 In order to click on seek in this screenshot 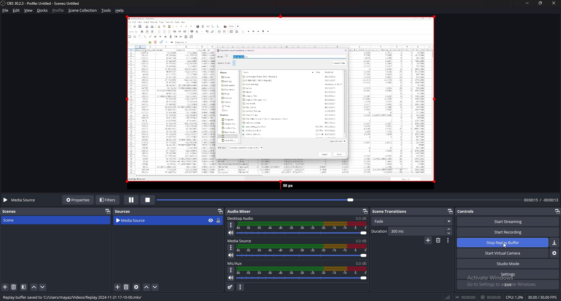, I will do `click(339, 200)`.